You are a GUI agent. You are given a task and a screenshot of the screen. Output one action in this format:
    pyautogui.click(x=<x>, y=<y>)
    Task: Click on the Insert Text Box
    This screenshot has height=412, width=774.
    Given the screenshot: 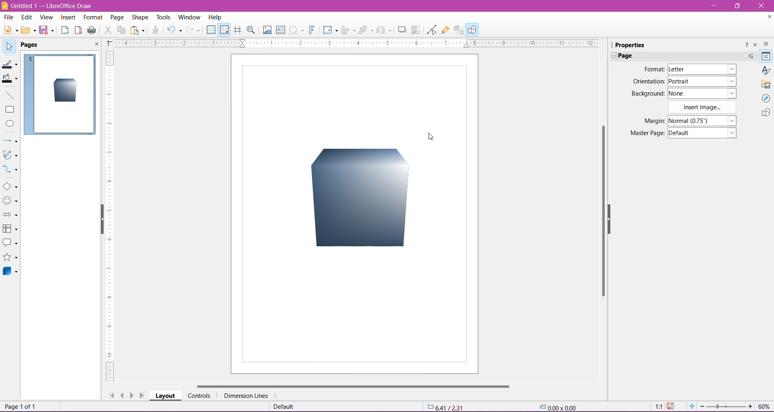 What is the action you would take?
    pyautogui.click(x=281, y=29)
    